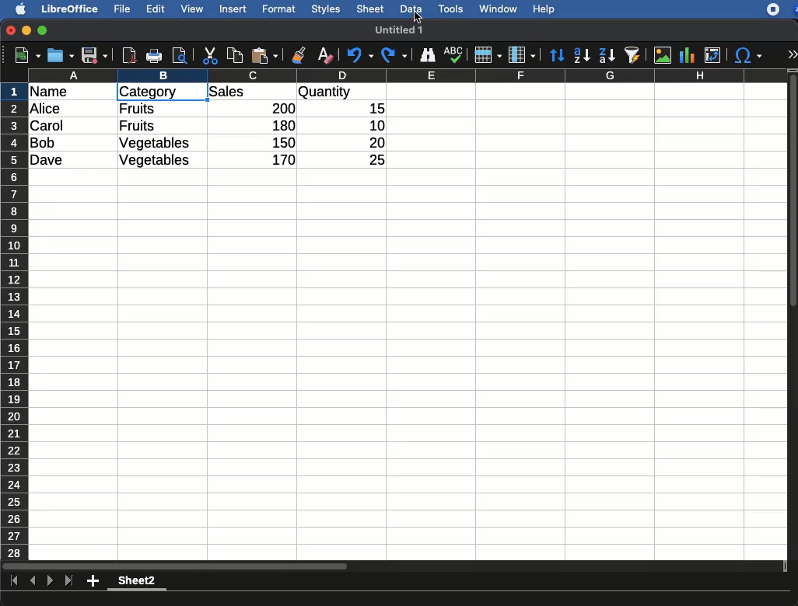 Image resolution: width=798 pixels, height=606 pixels. I want to click on autofilter, so click(633, 54).